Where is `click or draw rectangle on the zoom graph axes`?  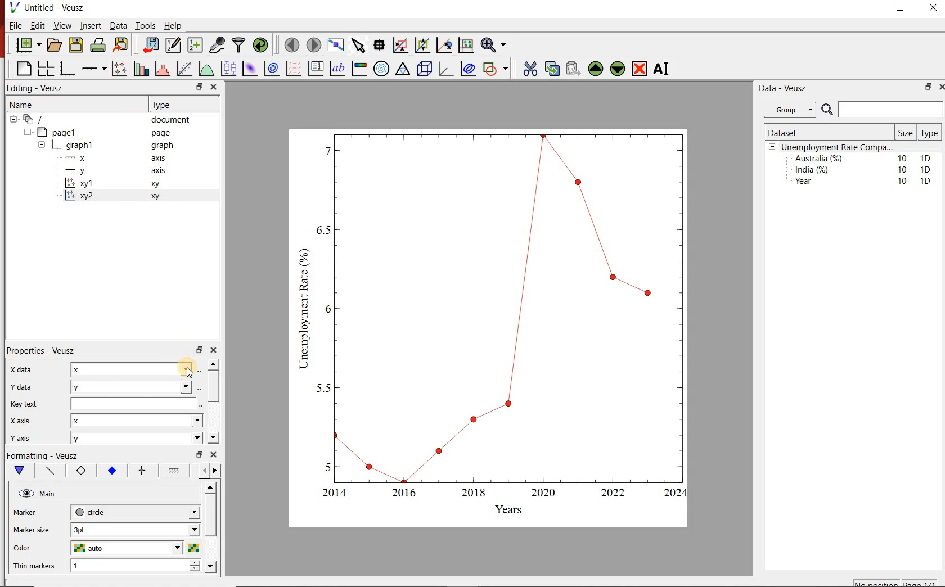 click or draw rectangle on the zoom graph axes is located at coordinates (401, 46).